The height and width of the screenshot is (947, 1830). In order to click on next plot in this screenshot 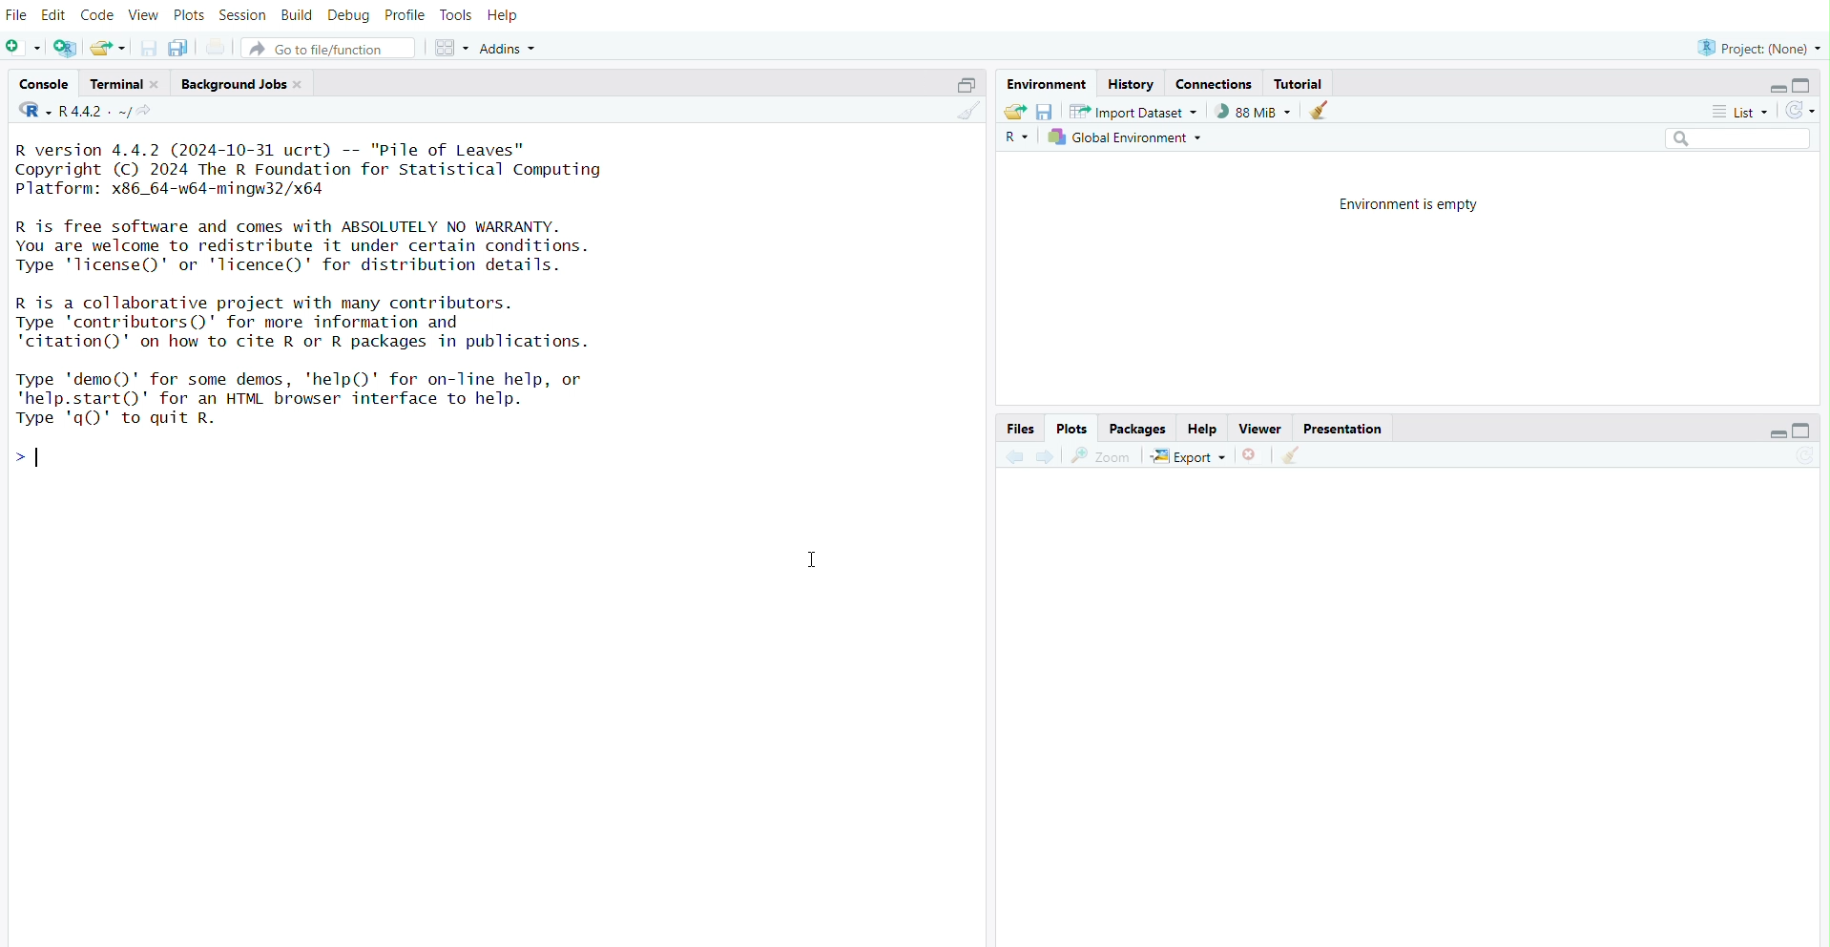, I will do `click(1044, 457)`.